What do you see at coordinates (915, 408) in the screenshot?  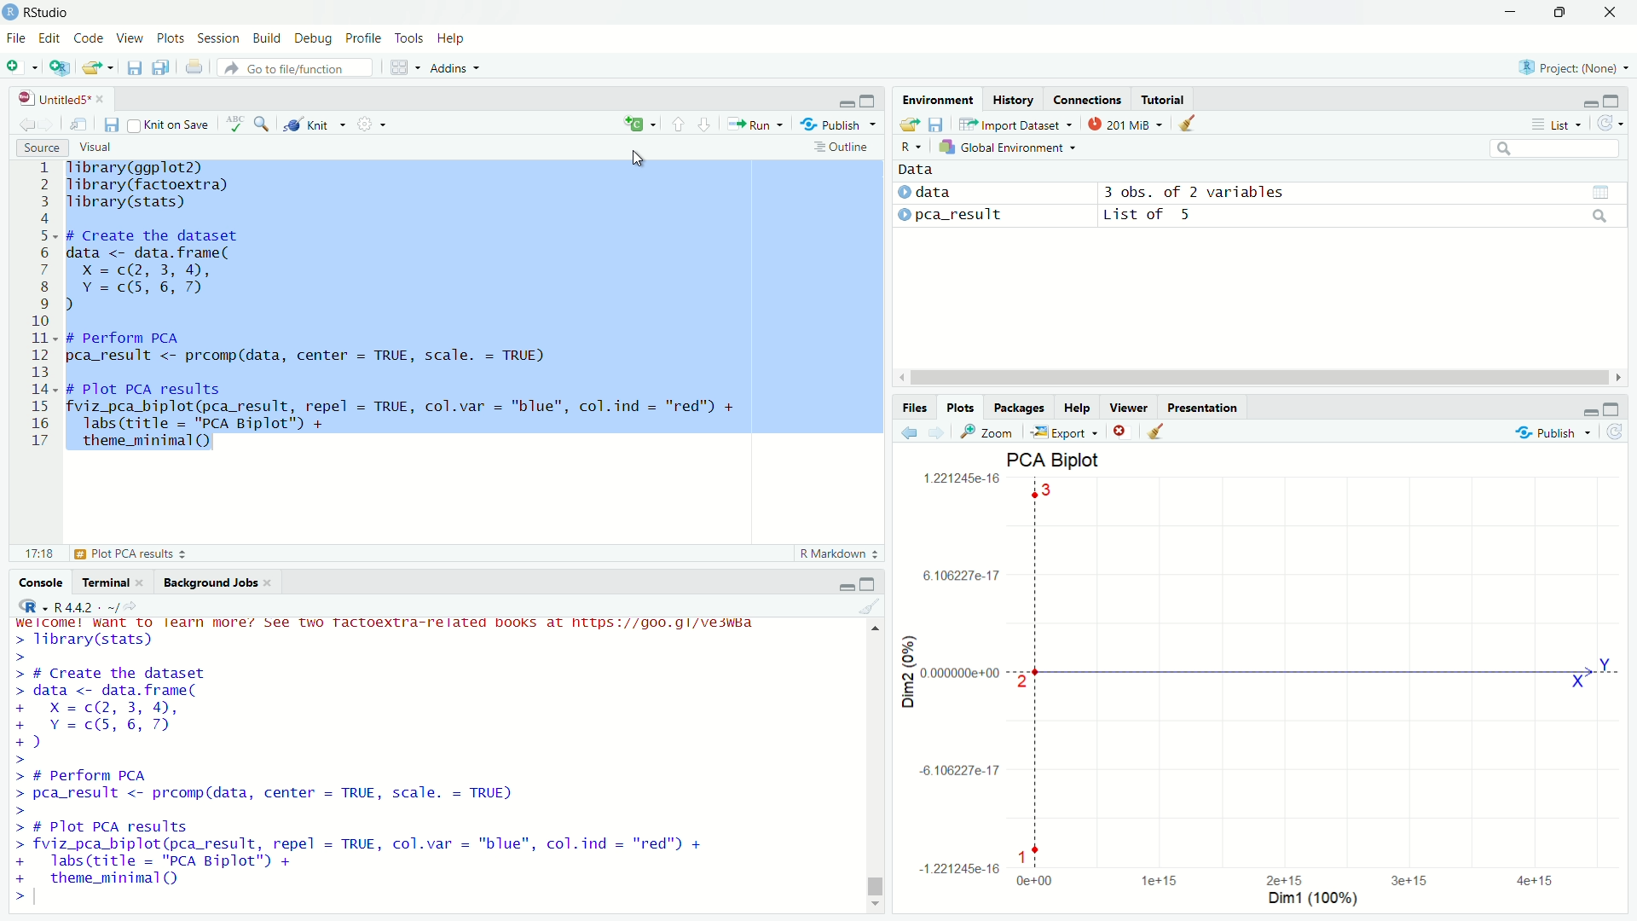 I see `Files` at bounding box center [915, 408].